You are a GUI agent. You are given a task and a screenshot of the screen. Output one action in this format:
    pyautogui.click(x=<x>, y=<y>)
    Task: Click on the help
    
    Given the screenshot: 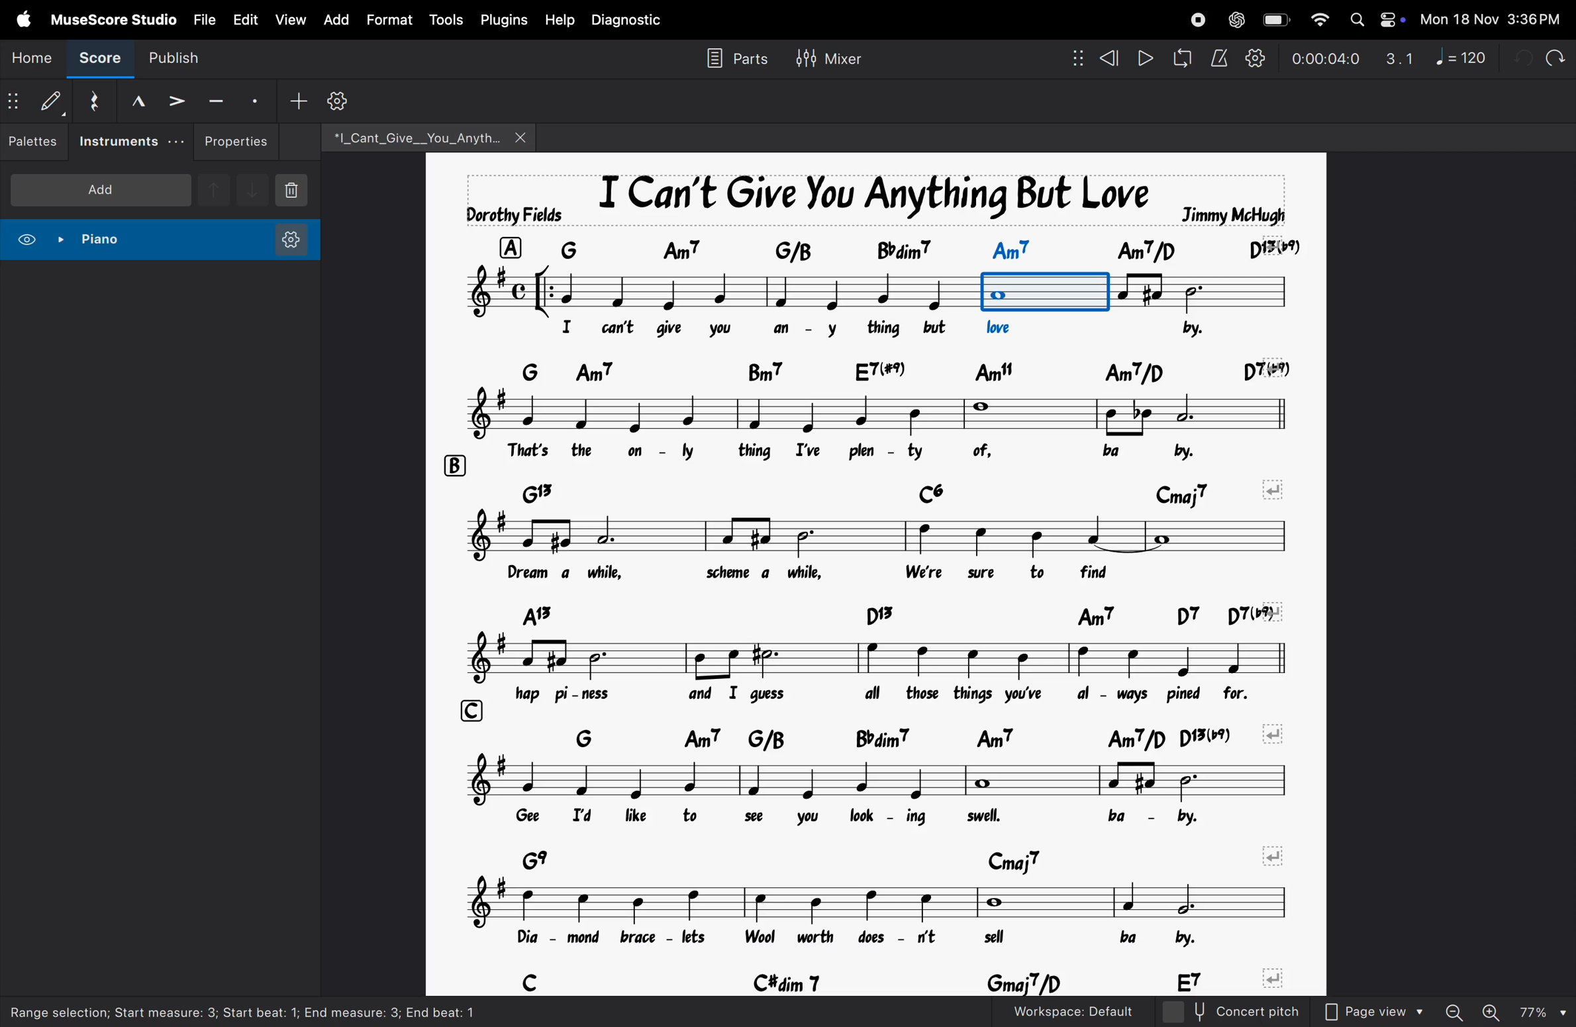 What is the action you would take?
    pyautogui.click(x=558, y=19)
    